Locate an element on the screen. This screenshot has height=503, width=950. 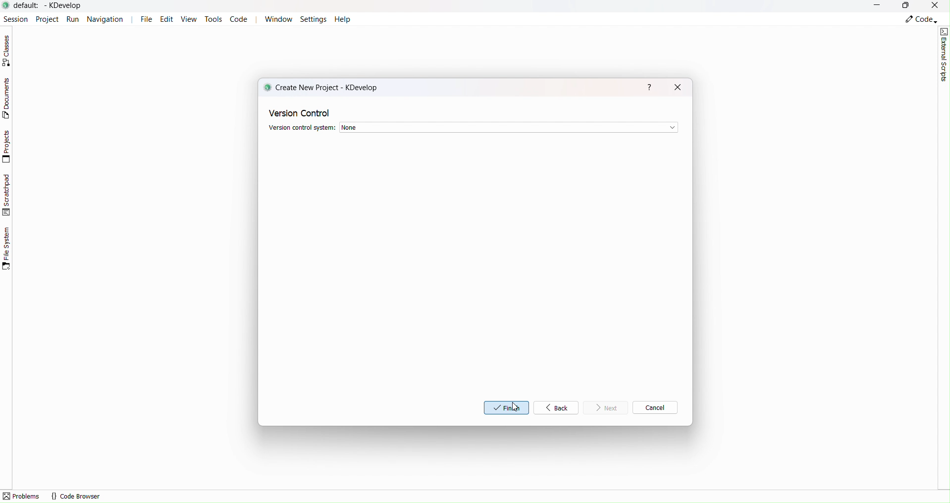
Classes is located at coordinates (9, 50).